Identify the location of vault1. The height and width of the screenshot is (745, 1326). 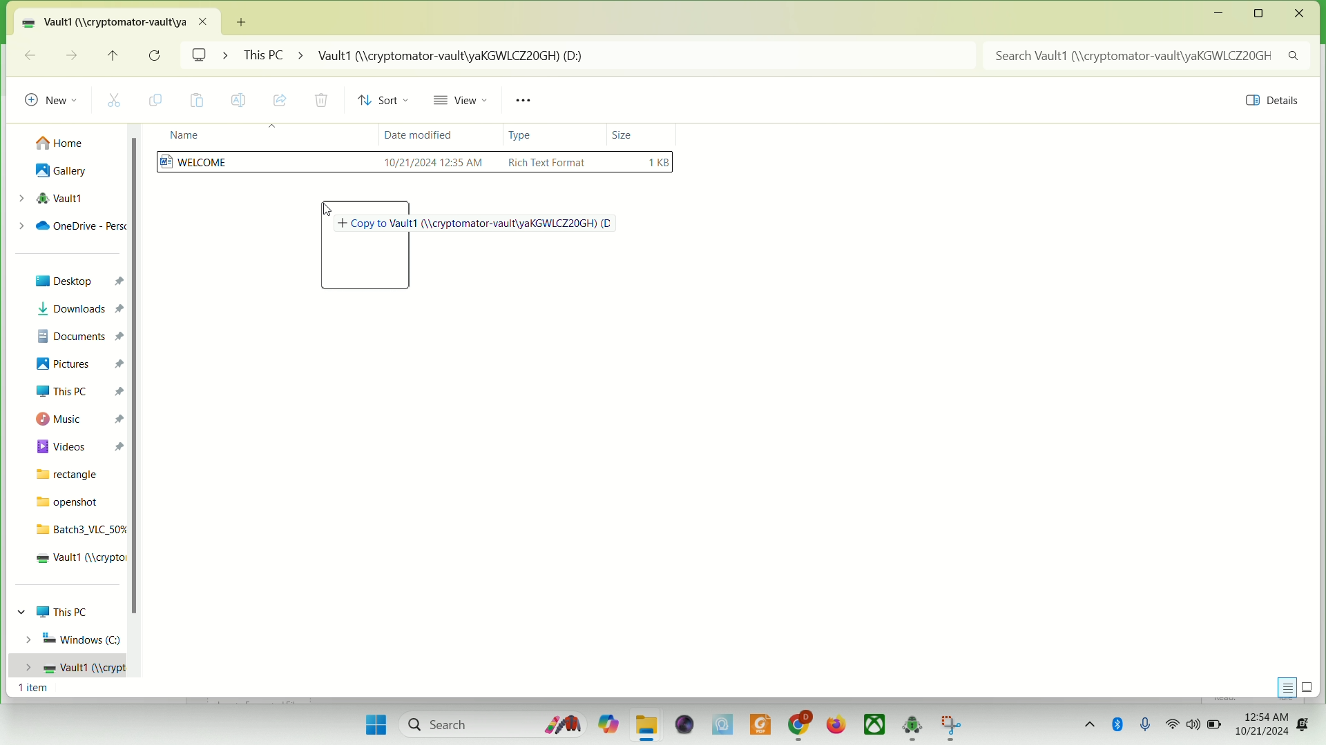
(66, 666).